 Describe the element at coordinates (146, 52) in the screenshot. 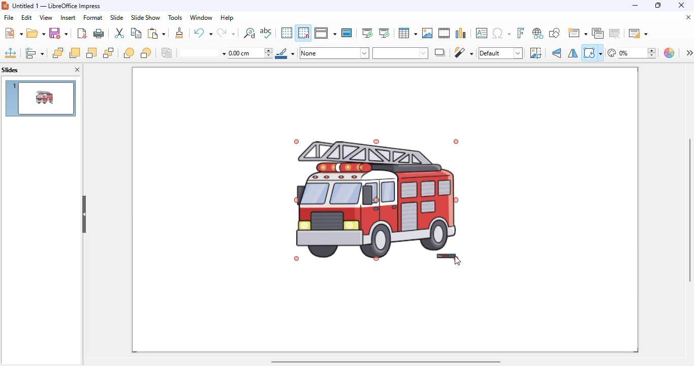

I see `behind objects` at that location.